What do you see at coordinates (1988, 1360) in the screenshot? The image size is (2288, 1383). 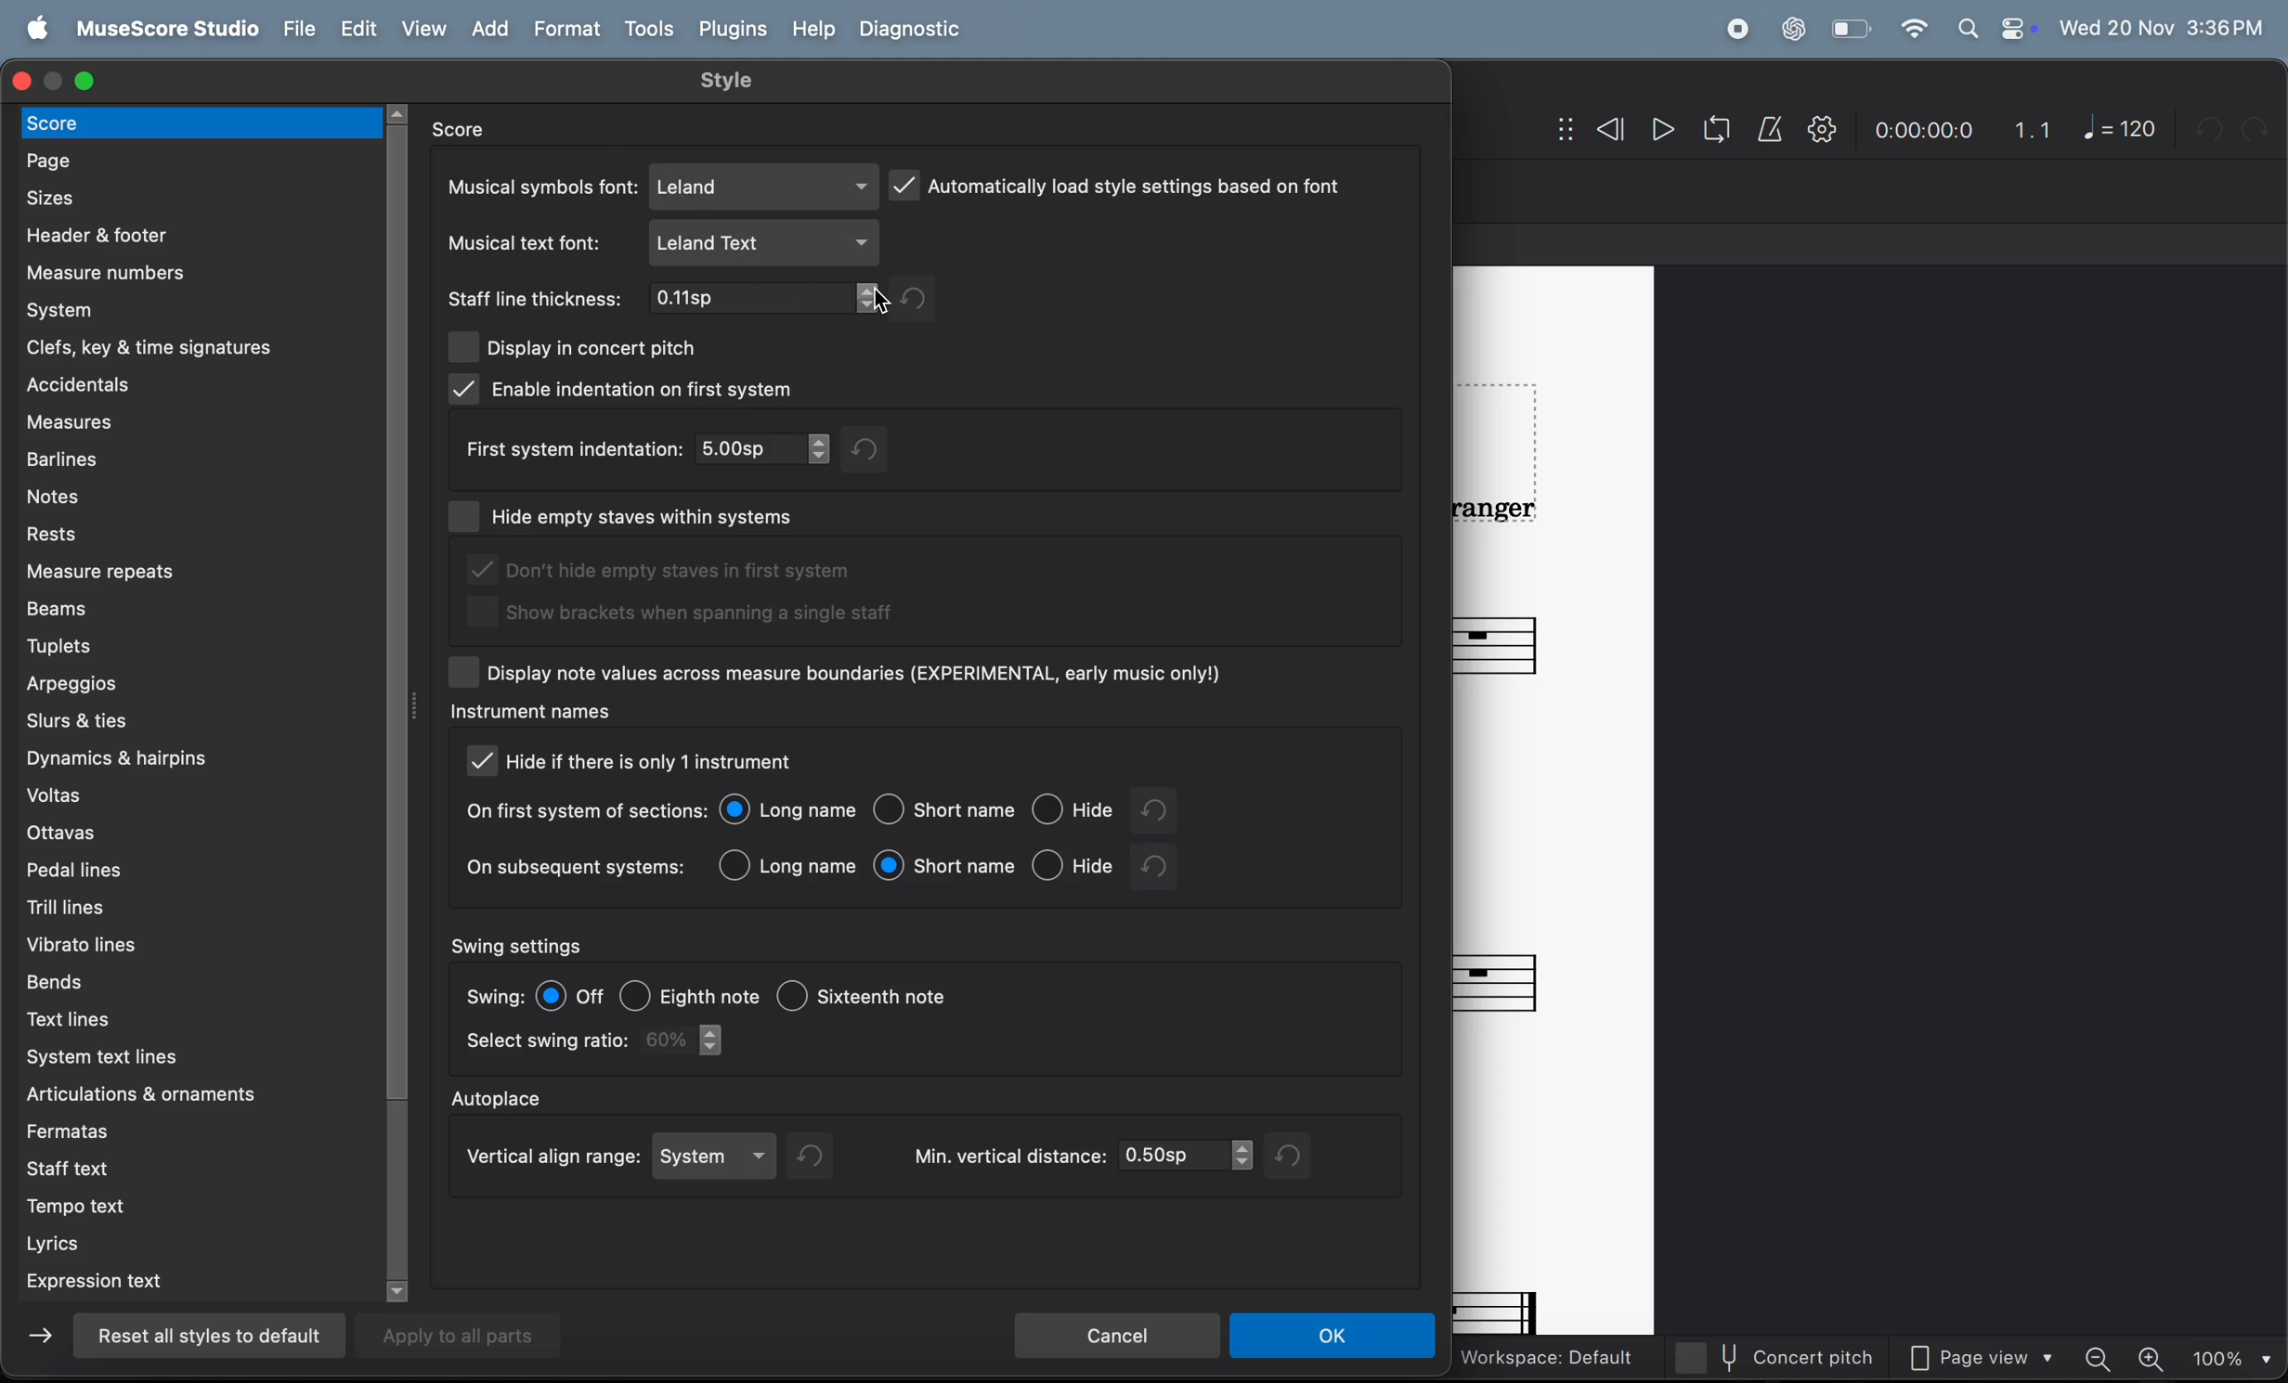 I see `page view` at bounding box center [1988, 1360].